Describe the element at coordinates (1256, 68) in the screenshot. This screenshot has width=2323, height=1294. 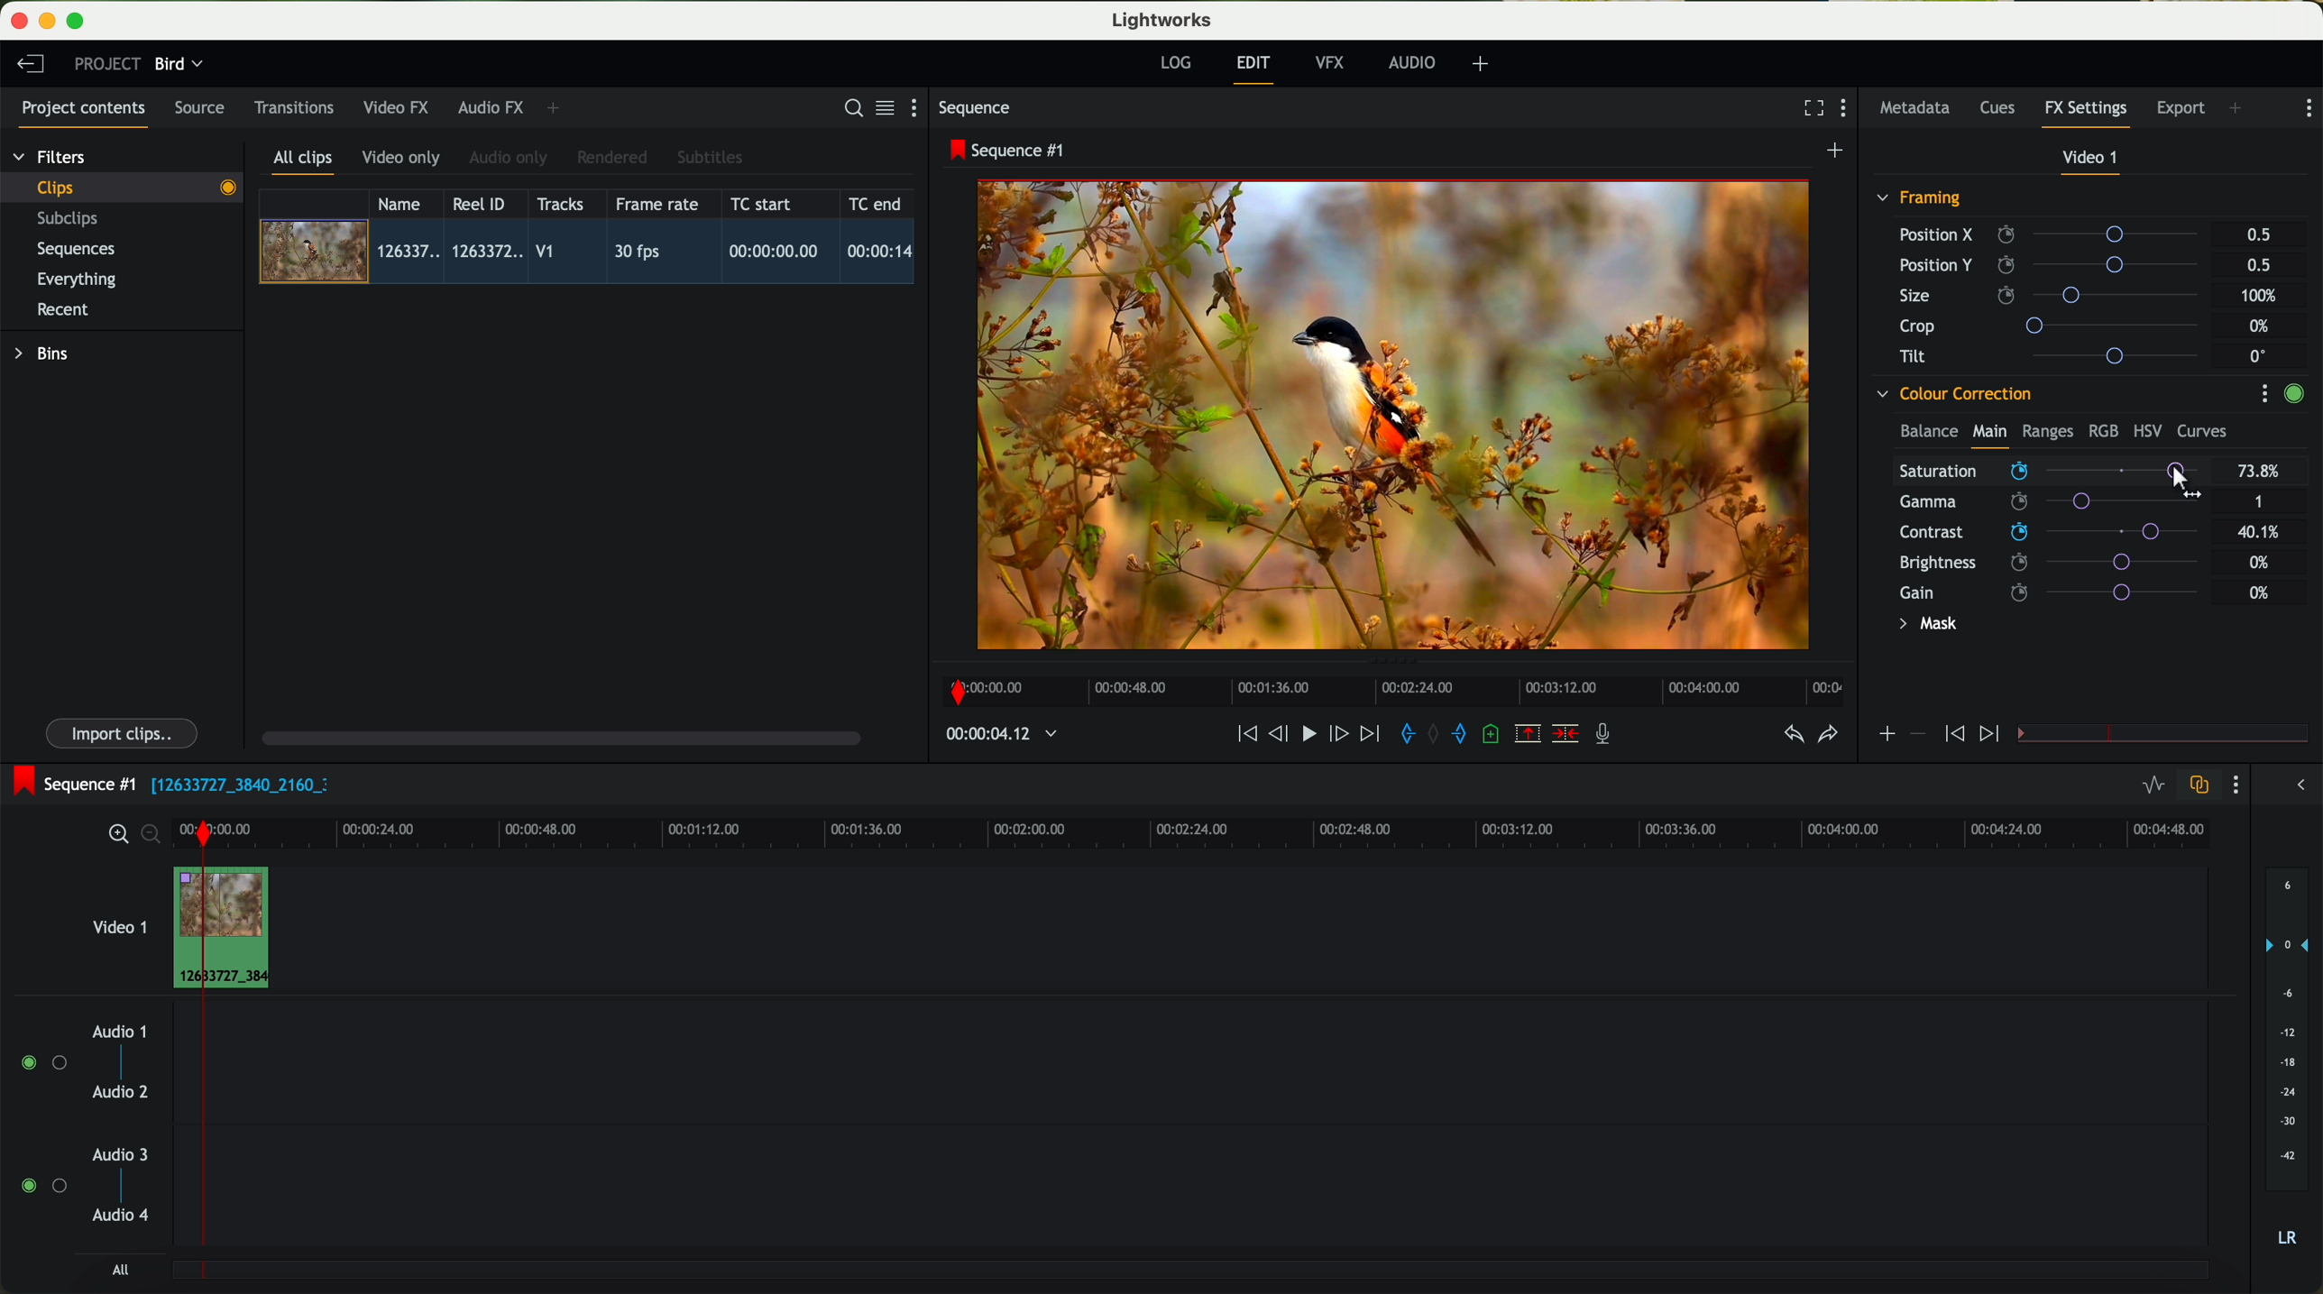
I see `edit` at that location.